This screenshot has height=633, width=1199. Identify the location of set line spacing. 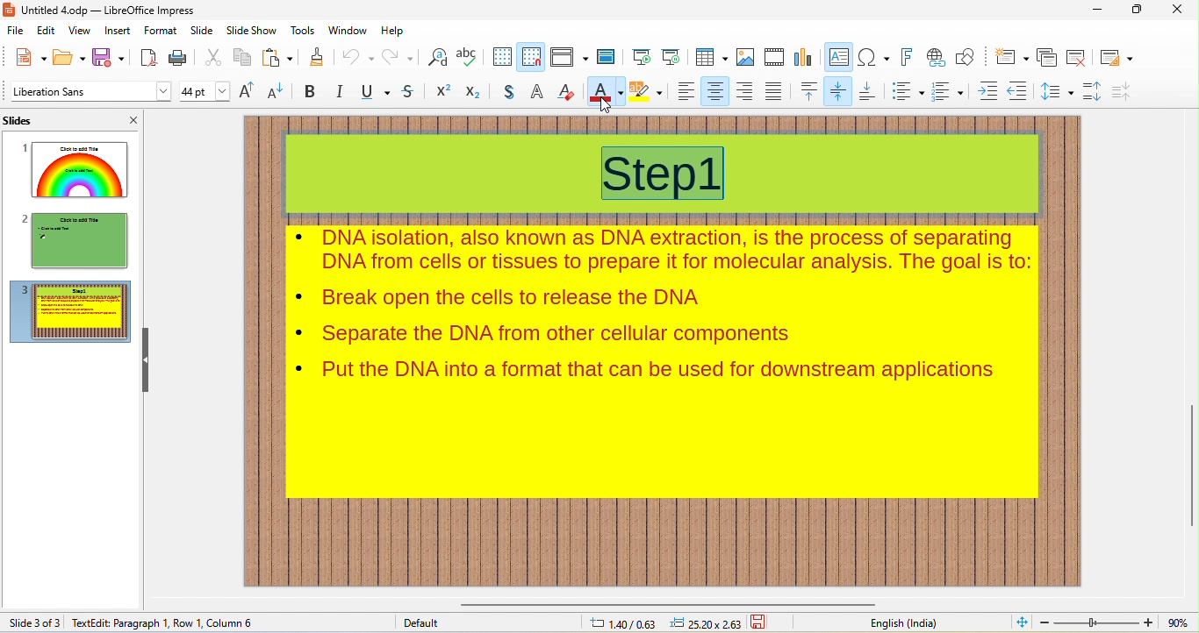
(1059, 91).